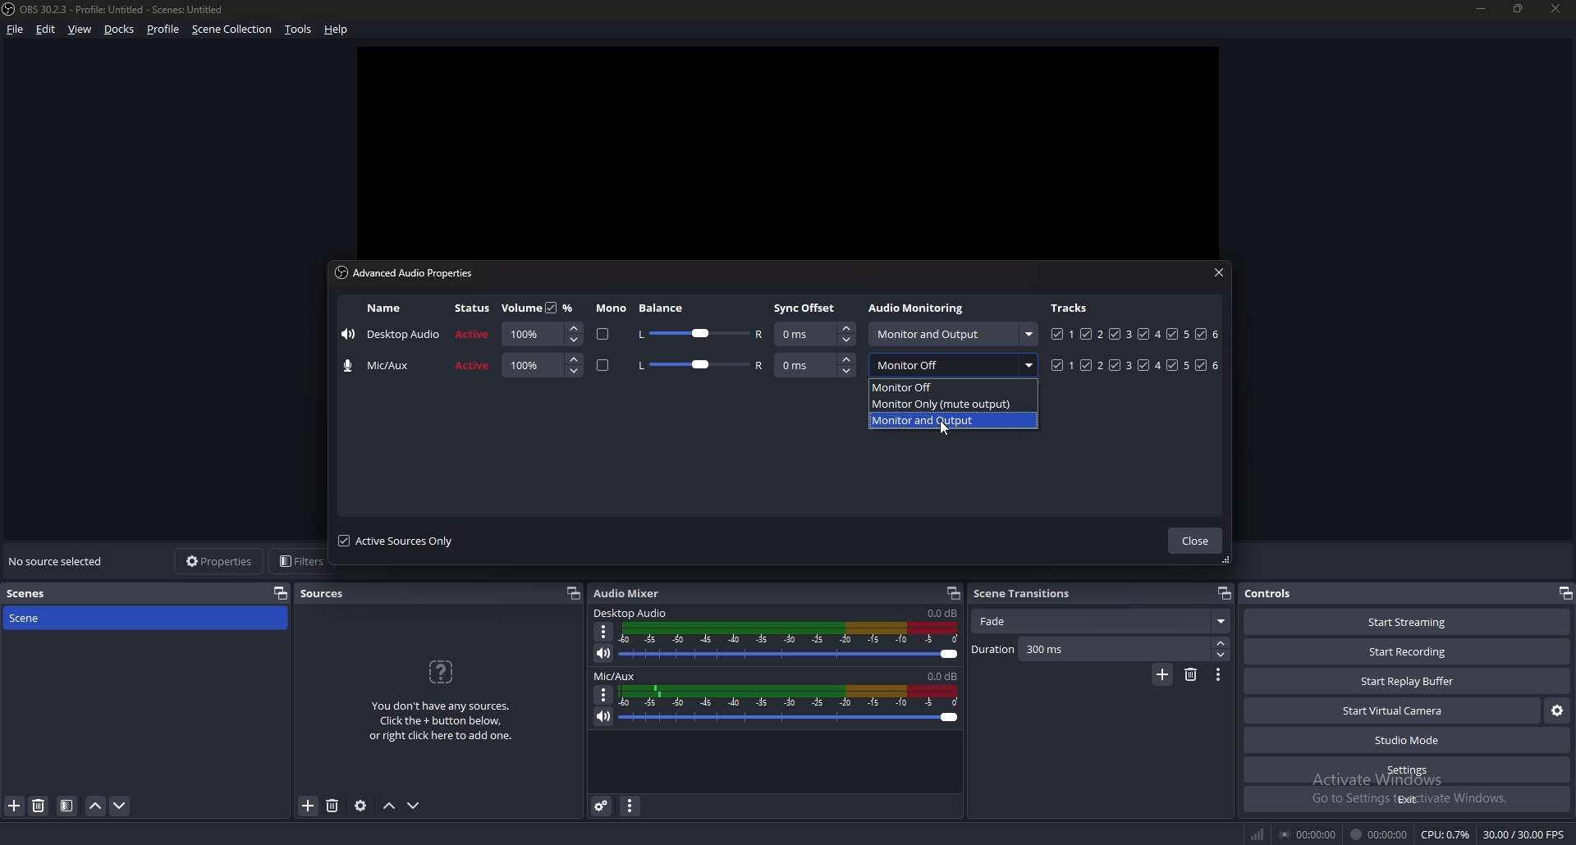 The width and height of the screenshot is (1576, 845). Describe the element at coordinates (1195, 541) in the screenshot. I see `close` at that location.